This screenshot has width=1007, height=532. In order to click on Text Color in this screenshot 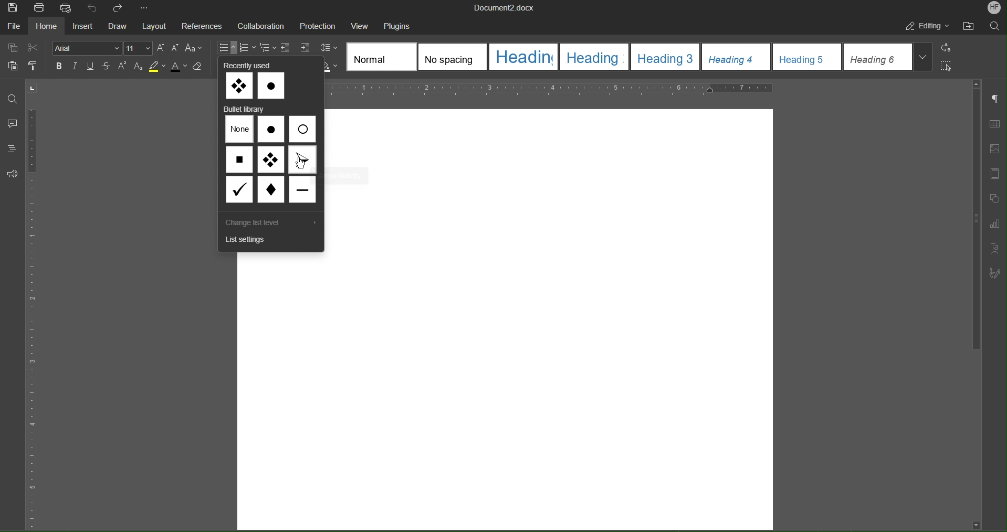, I will do `click(179, 66)`.